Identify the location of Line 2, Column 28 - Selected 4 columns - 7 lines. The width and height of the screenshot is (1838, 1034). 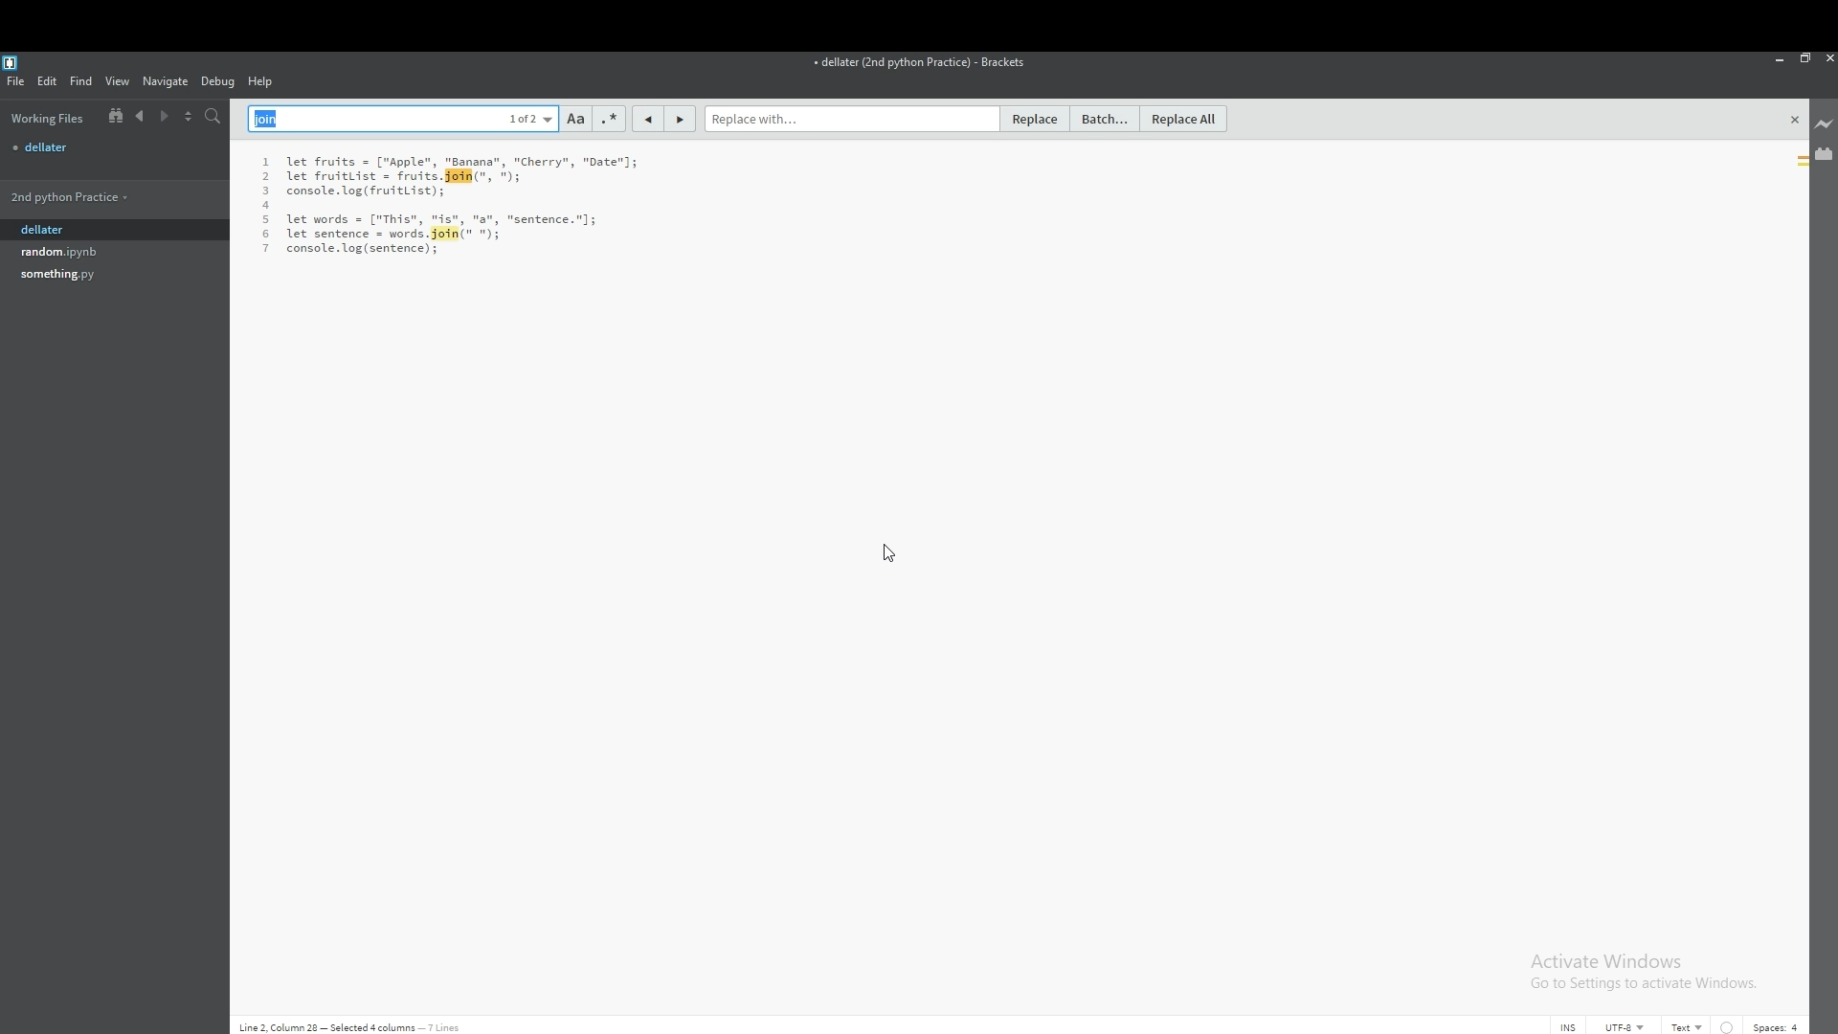
(374, 1026).